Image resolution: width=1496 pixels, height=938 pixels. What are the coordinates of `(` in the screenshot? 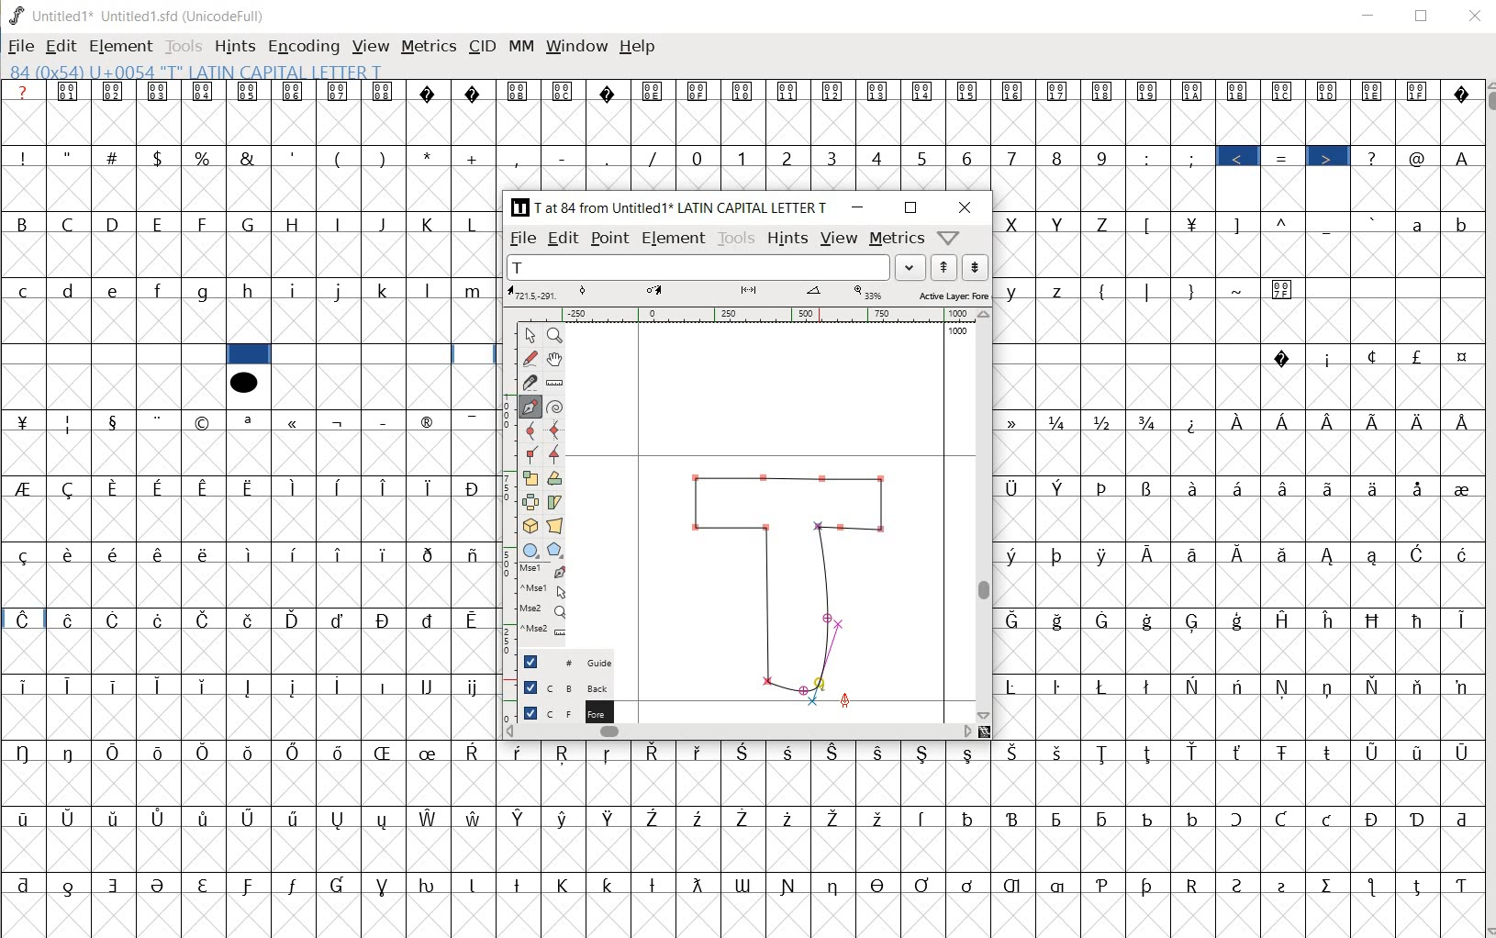 It's located at (340, 157).